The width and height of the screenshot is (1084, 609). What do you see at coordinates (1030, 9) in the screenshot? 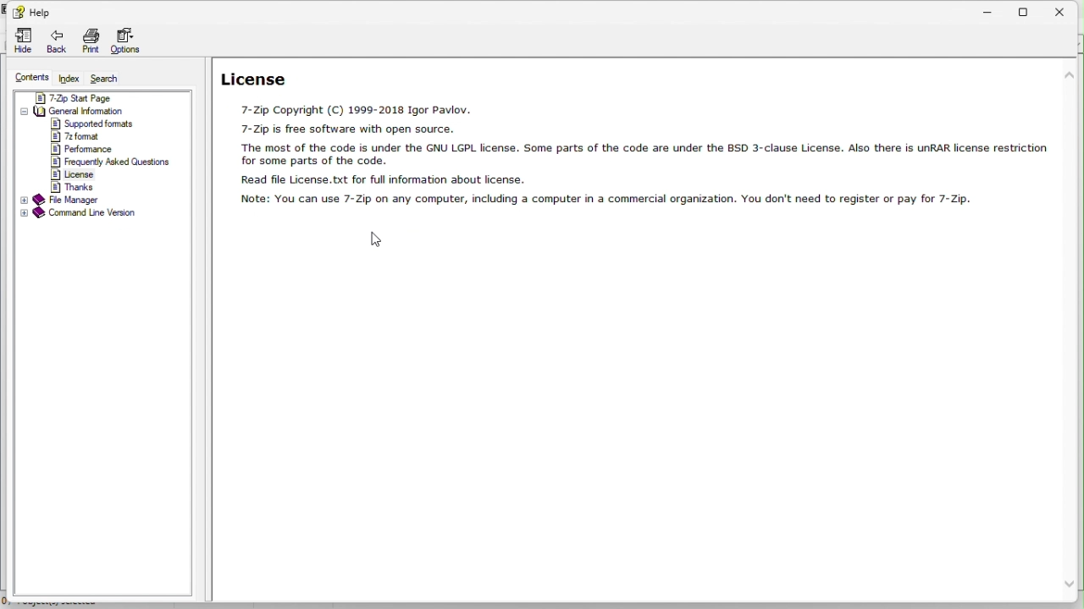
I see `restore` at bounding box center [1030, 9].